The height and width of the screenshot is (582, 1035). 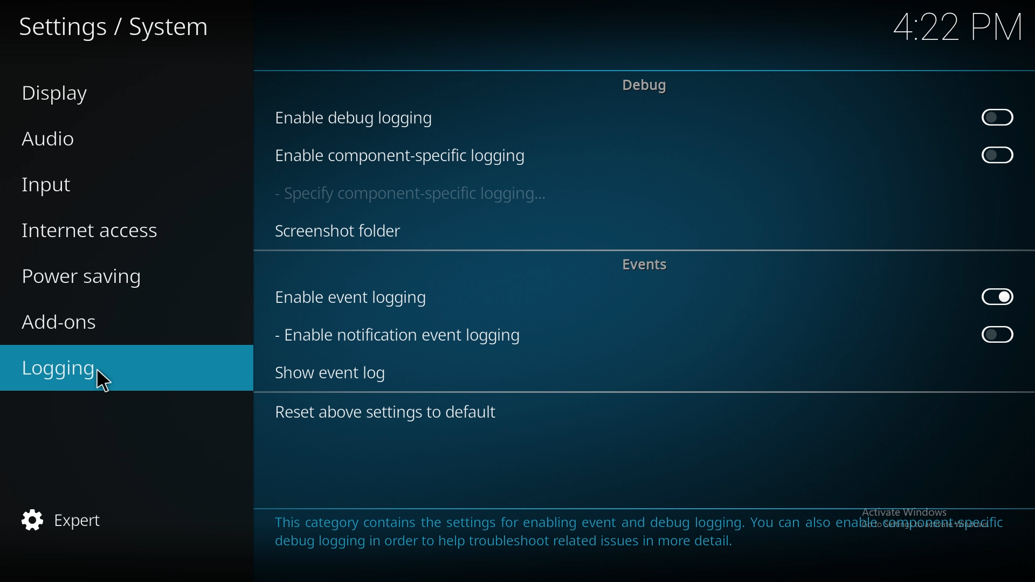 I want to click on time, so click(x=947, y=27).